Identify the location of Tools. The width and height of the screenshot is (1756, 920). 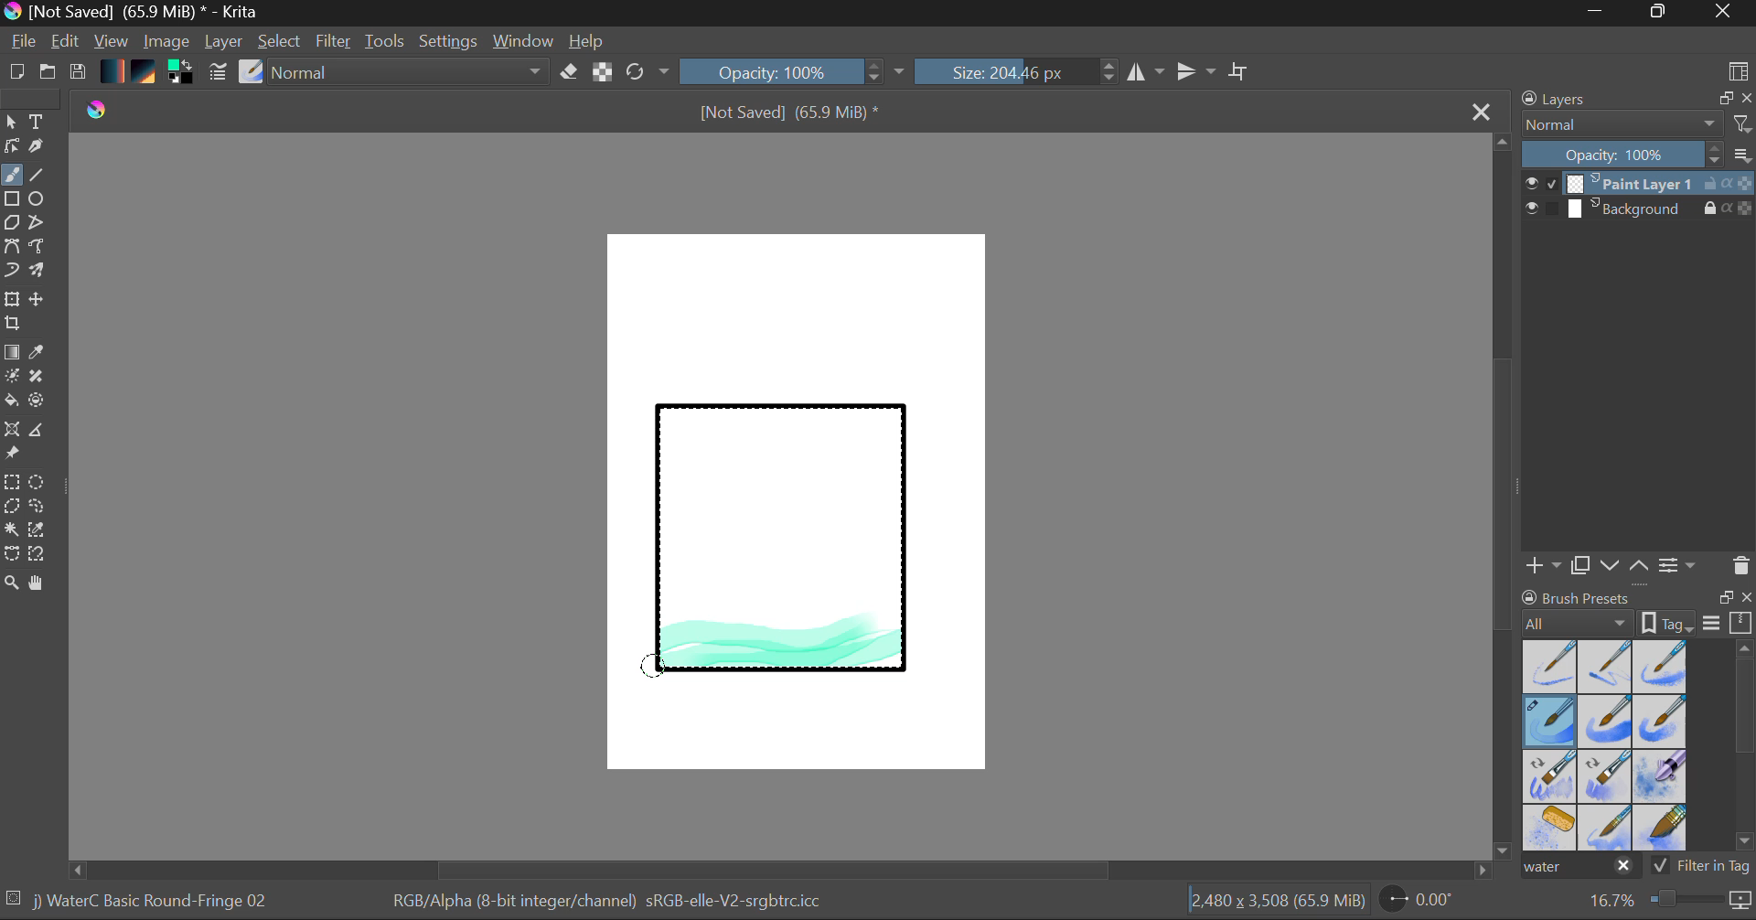
(386, 42).